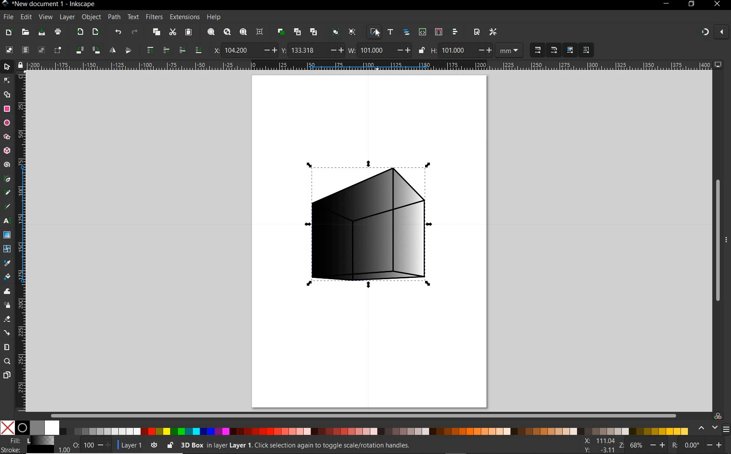 The height and width of the screenshot is (454, 731). Describe the element at coordinates (137, 31) in the screenshot. I see `REDO` at that location.